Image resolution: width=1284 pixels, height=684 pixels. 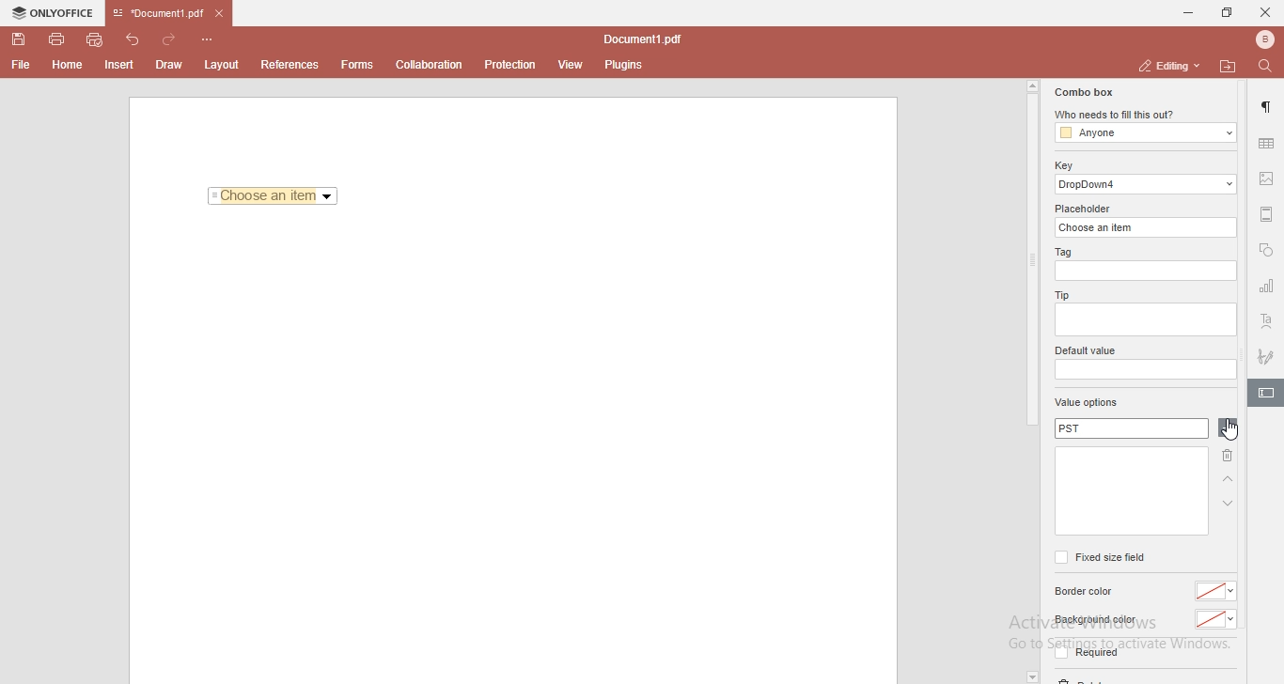 What do you see at coordinates (69, 68) in the screenshot?
I see `Home` at bounding box center [69, 68].